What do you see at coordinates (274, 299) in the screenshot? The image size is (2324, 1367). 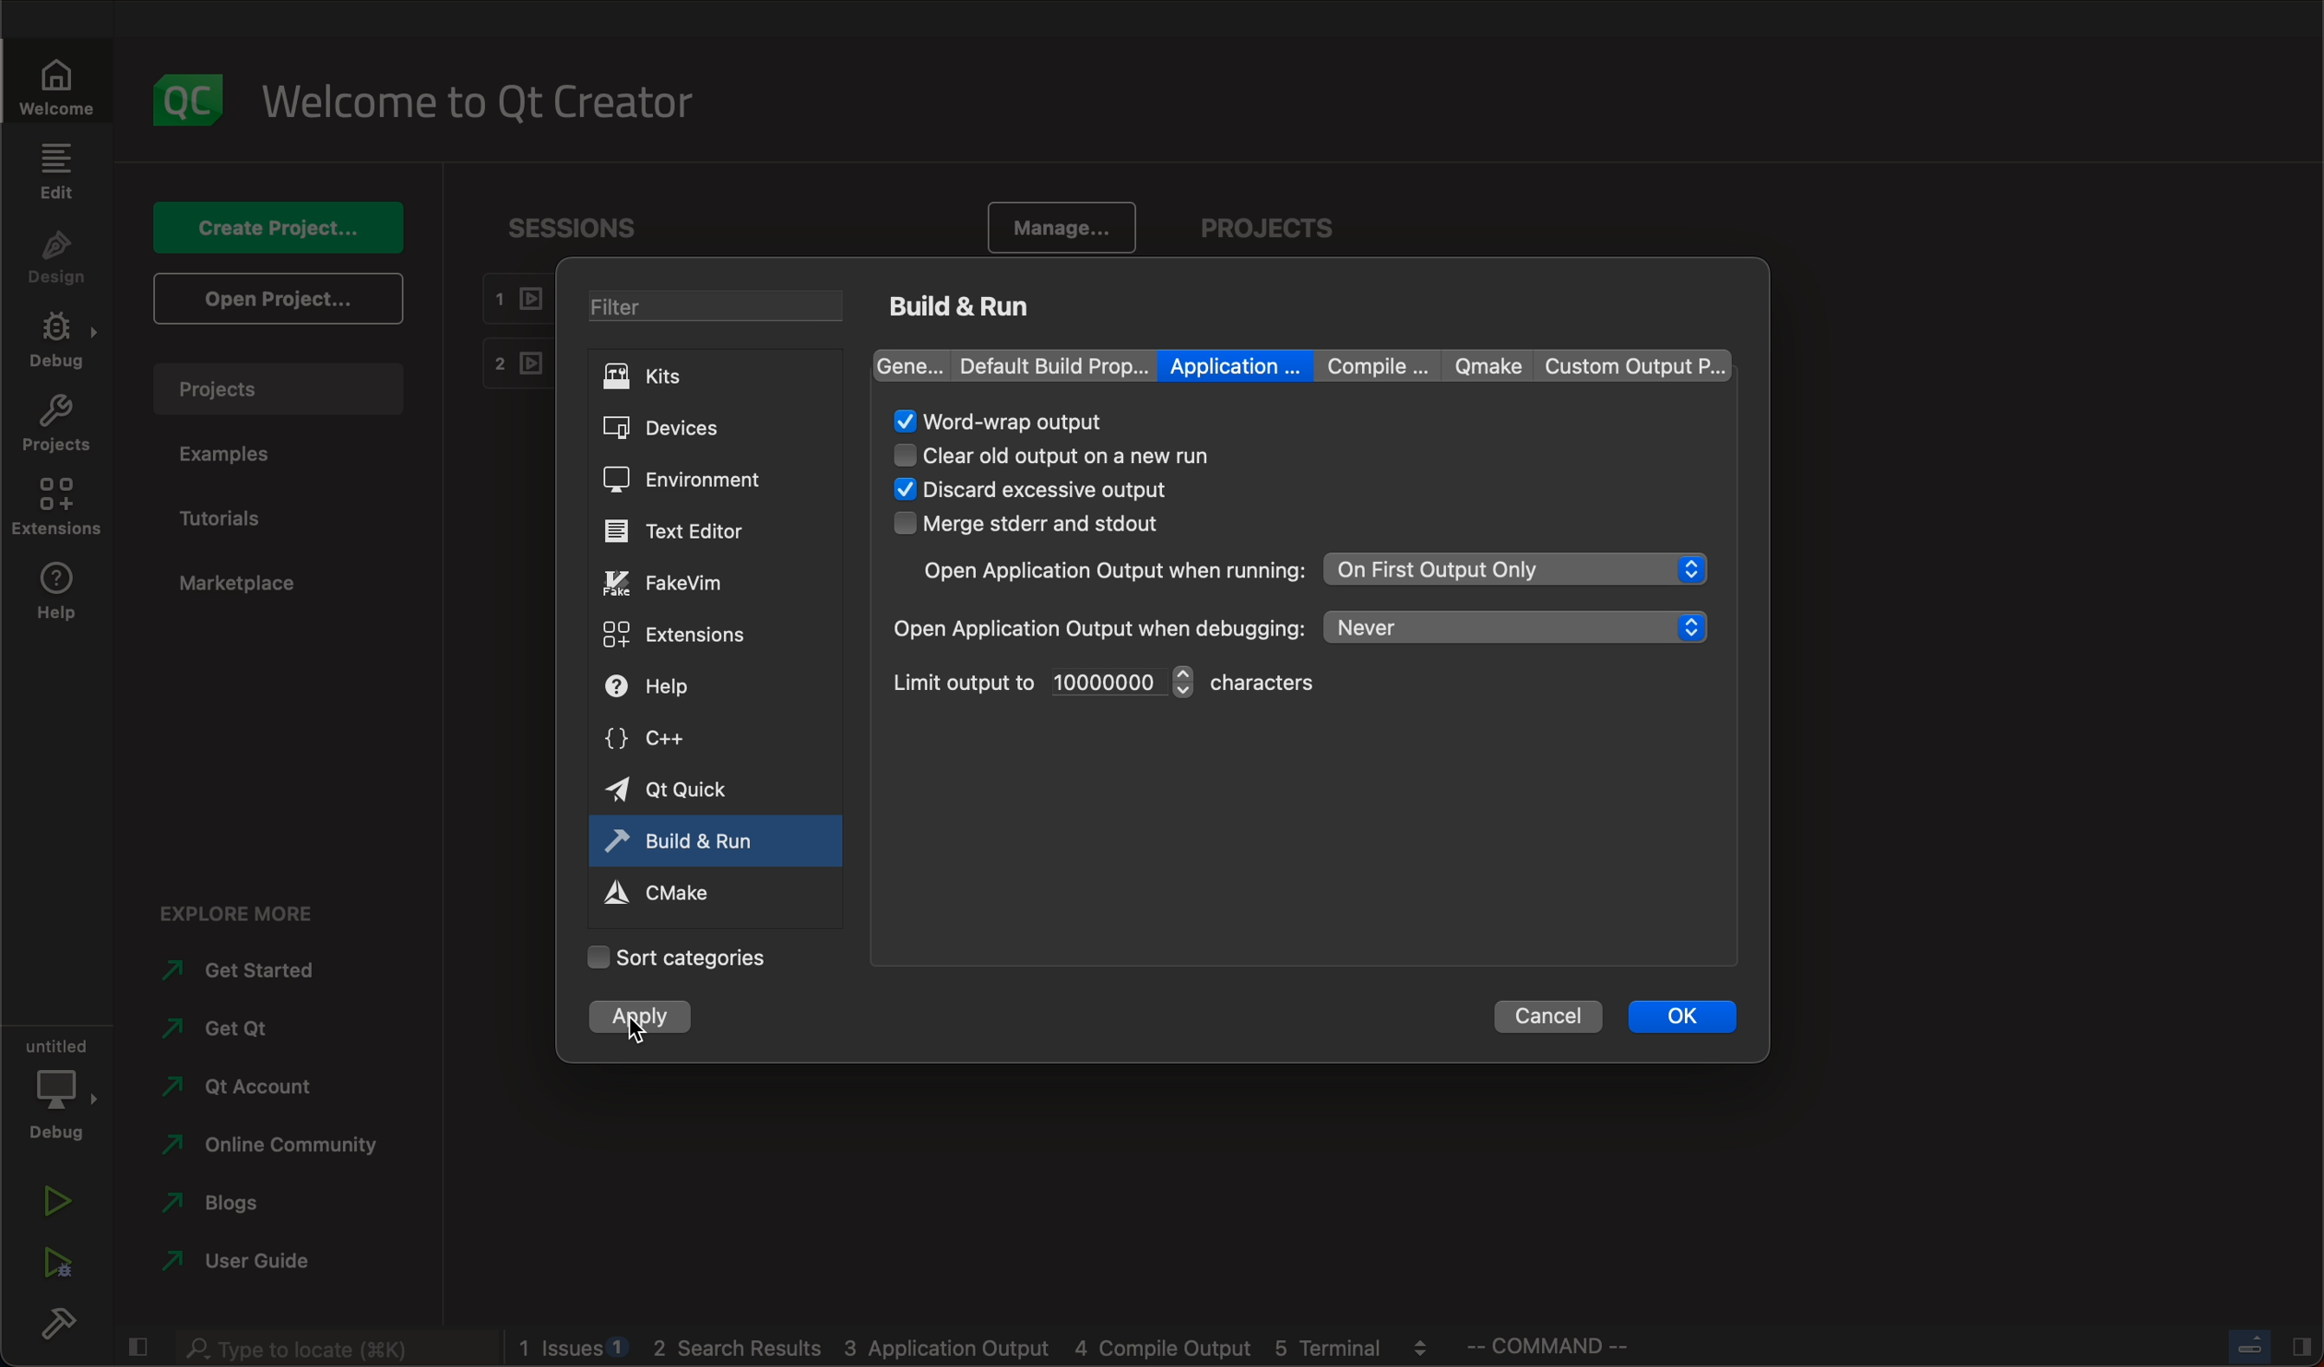 I see `open` at bounding box center [274, 299].